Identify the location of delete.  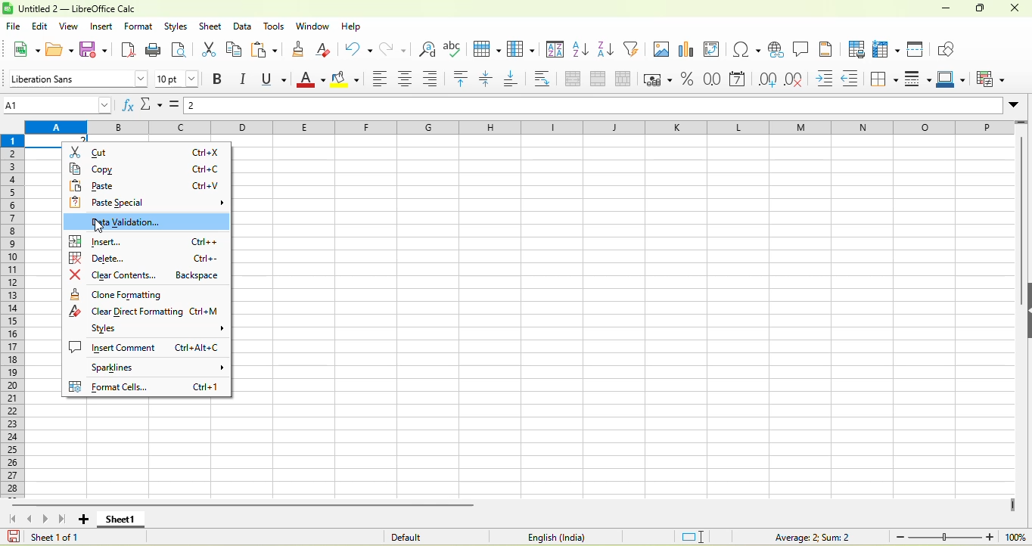
(145, 260).